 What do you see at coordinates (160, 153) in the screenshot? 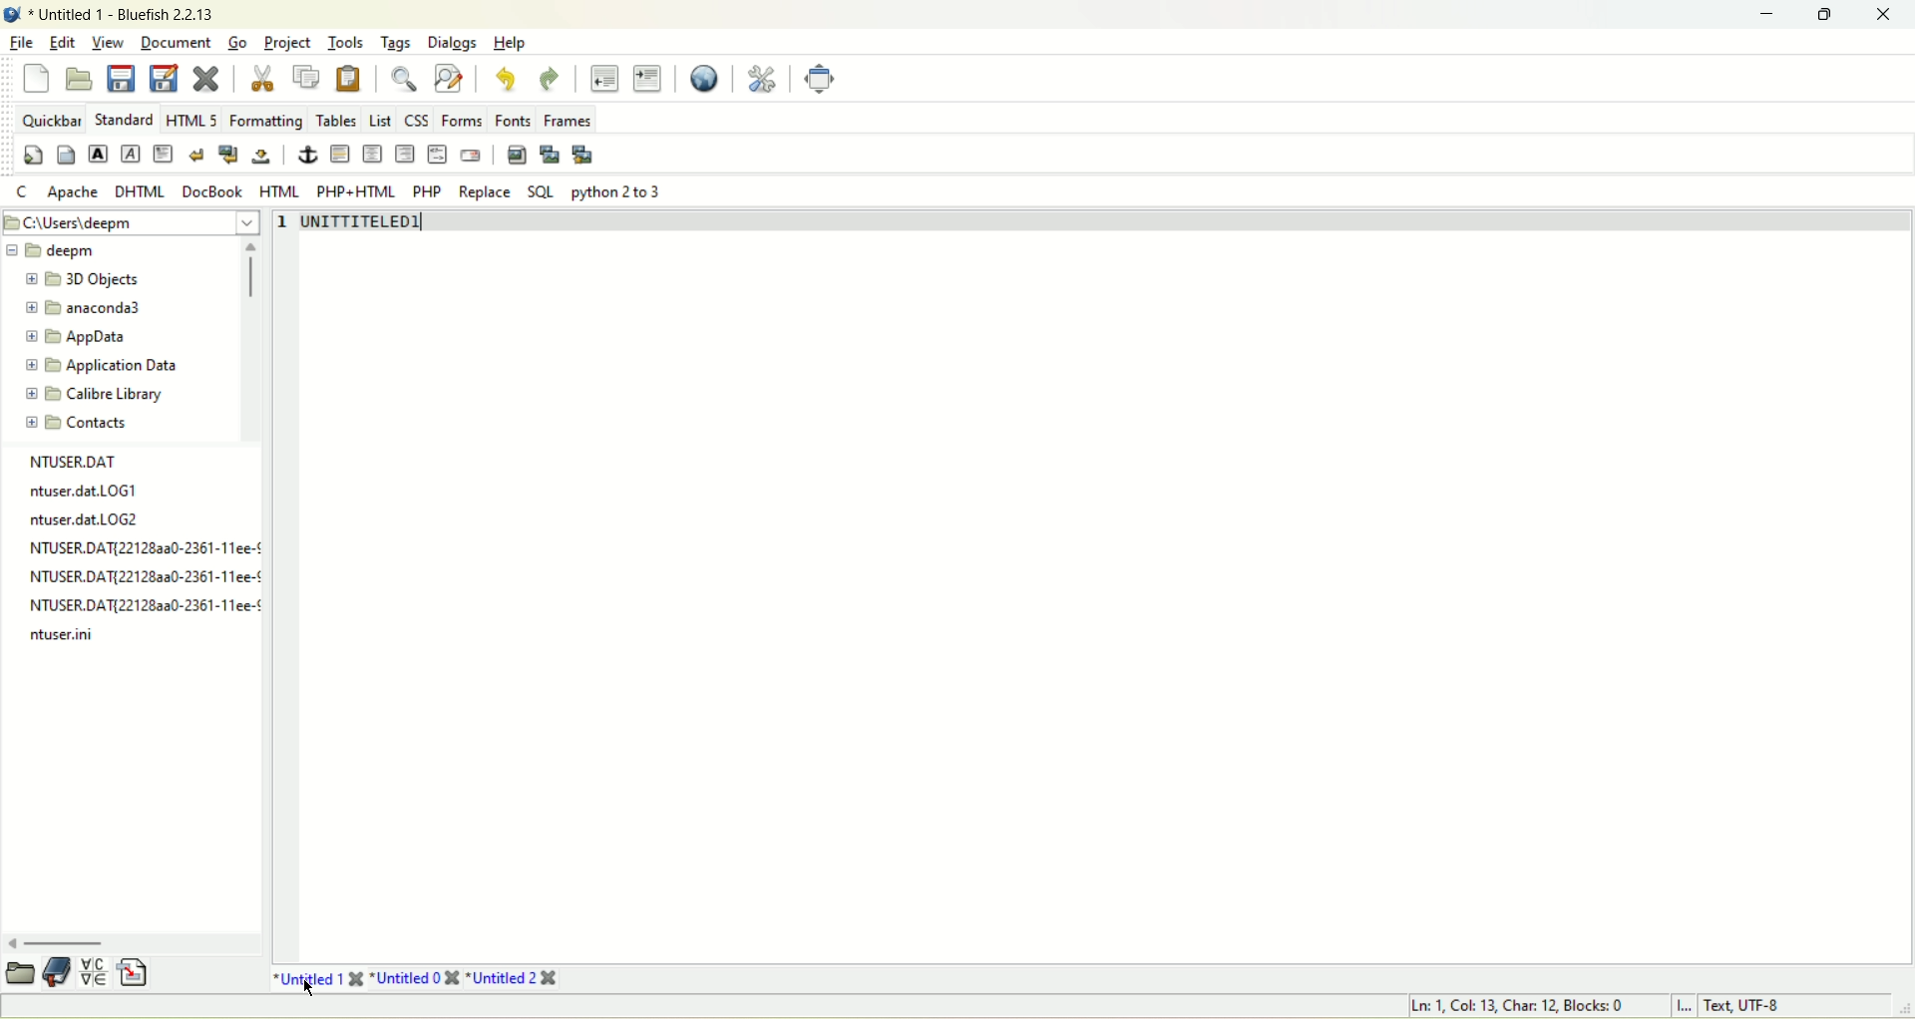
I see `paragraph ` at bounding box center [160, 153].